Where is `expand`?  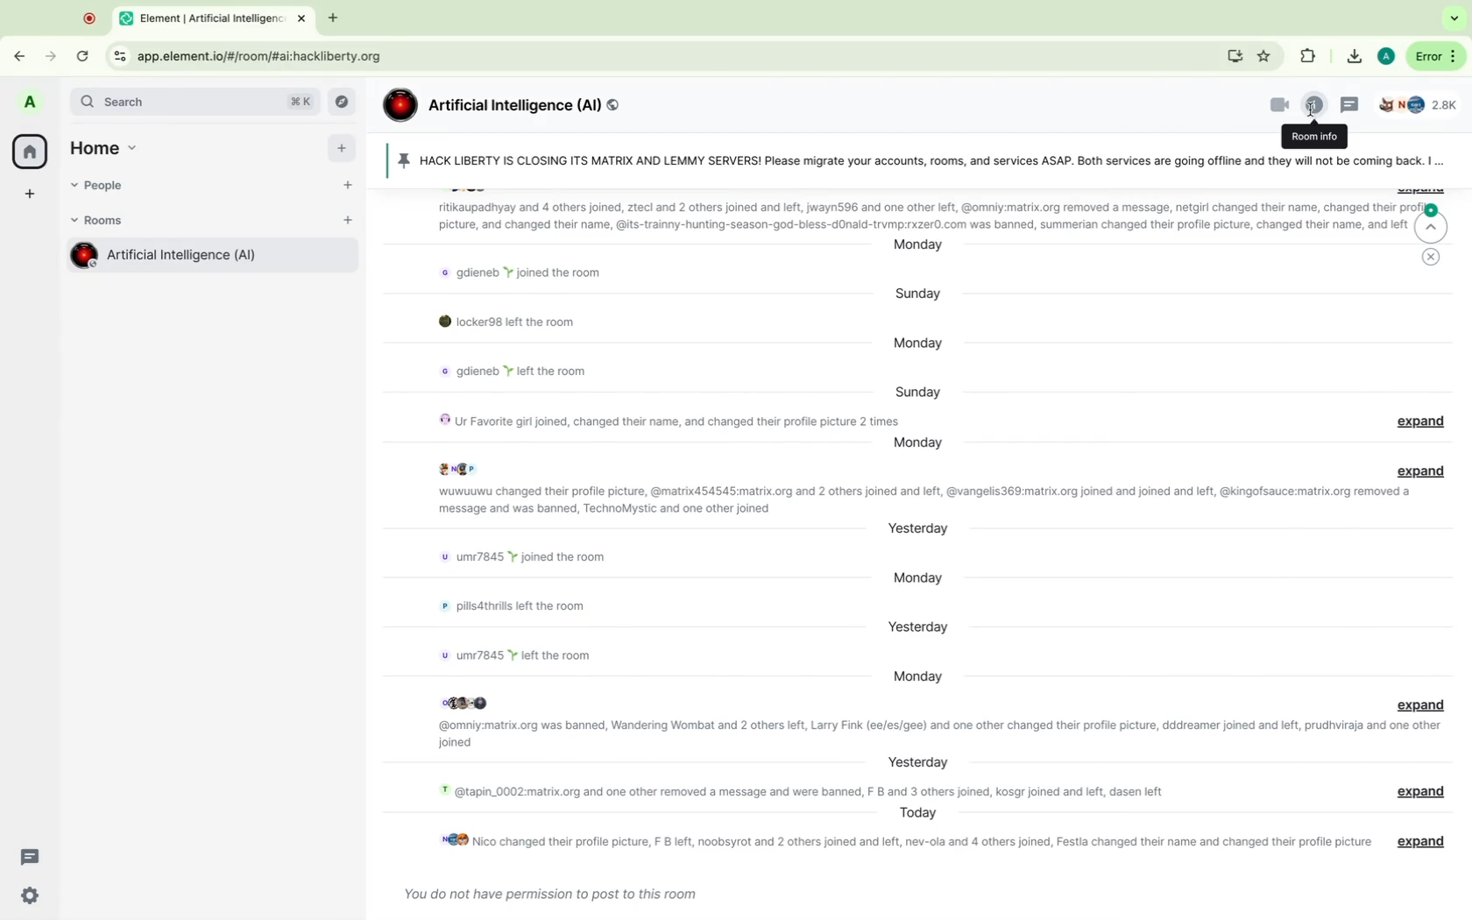
expand is located at coordinates (1422, 421).